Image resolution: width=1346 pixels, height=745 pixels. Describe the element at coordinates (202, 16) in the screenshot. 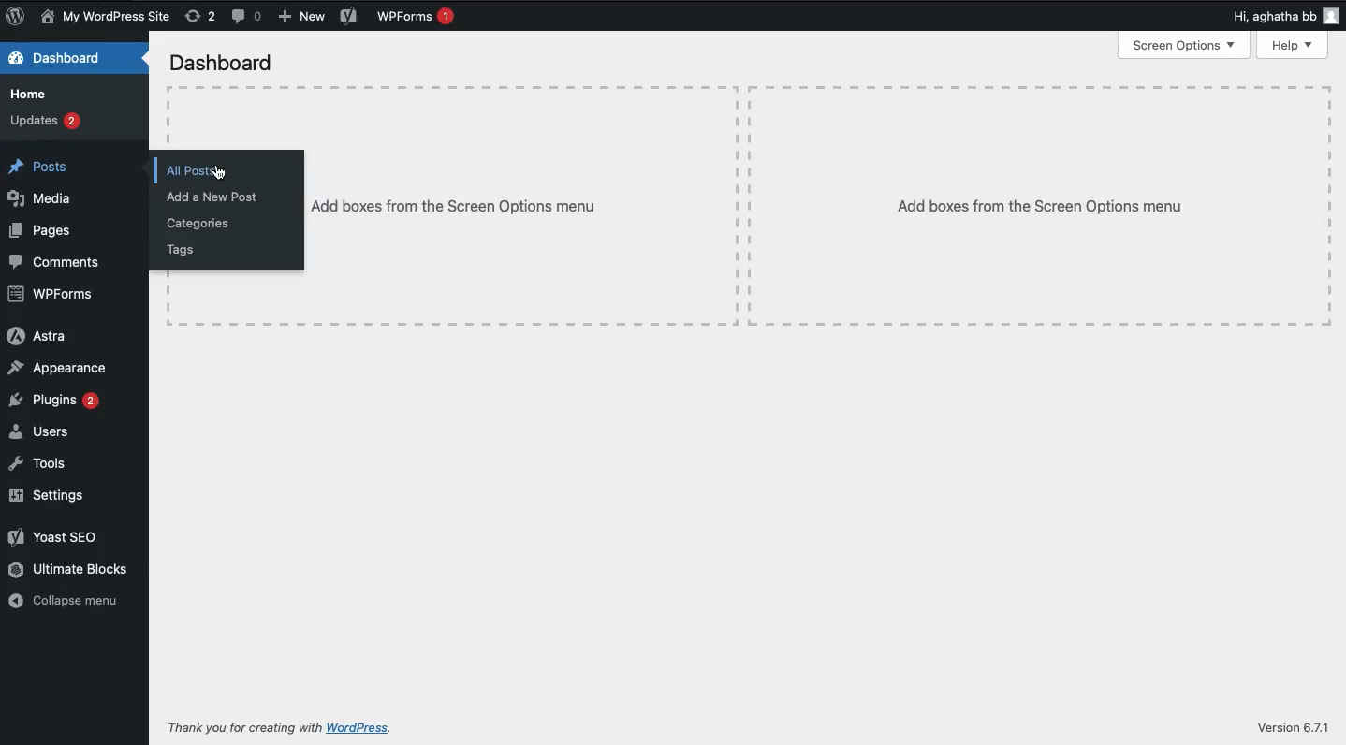

I see `Revisions` at that location.